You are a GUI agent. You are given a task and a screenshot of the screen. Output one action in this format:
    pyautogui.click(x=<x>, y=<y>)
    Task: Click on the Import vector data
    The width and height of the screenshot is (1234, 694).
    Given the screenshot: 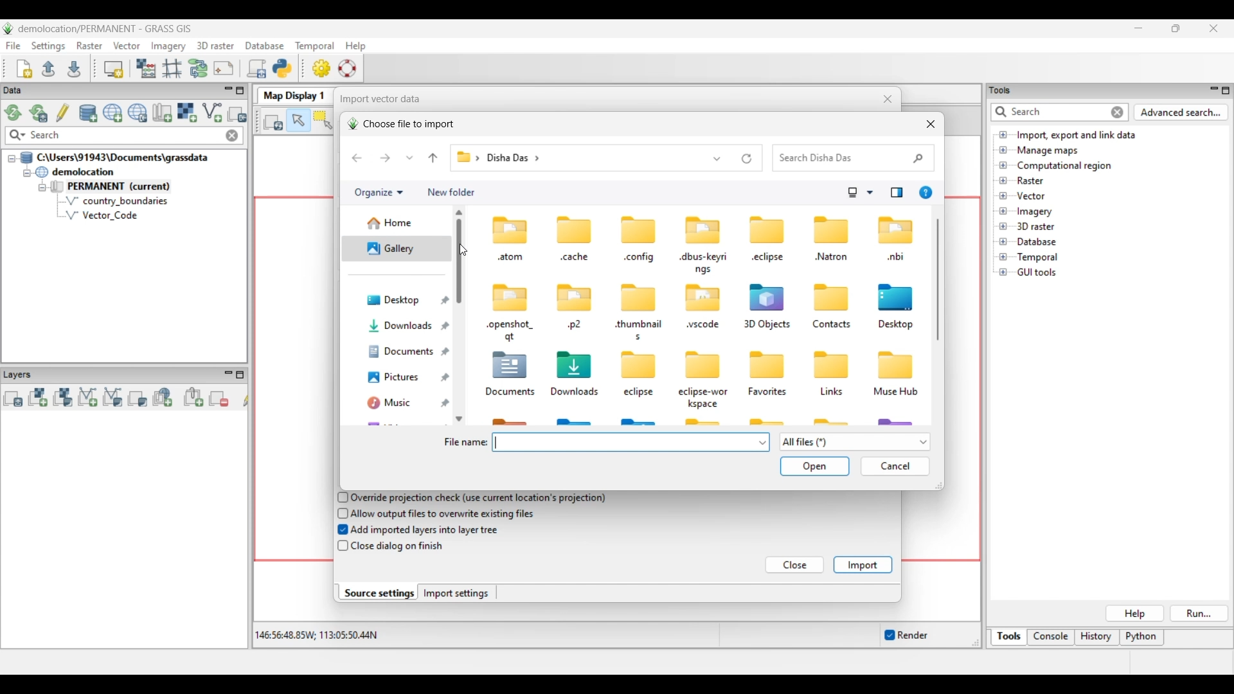 What is the action you would take?
    pyautogui.click(x=385, y=99)
    